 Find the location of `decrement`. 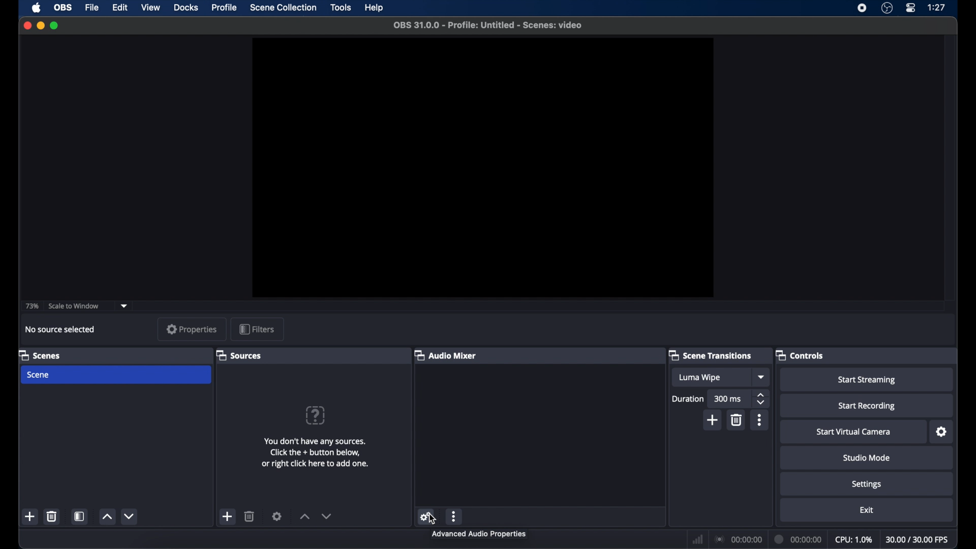

decrement is located at coordinates (131, 516).